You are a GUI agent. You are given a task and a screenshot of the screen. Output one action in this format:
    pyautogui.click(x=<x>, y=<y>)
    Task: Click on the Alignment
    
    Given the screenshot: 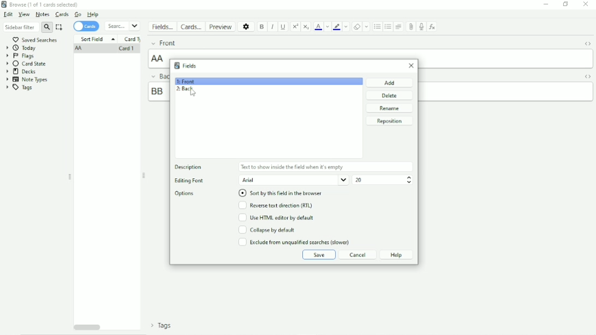 What is the action you would take?
    pyautogui.click(x=399, y=26)
    